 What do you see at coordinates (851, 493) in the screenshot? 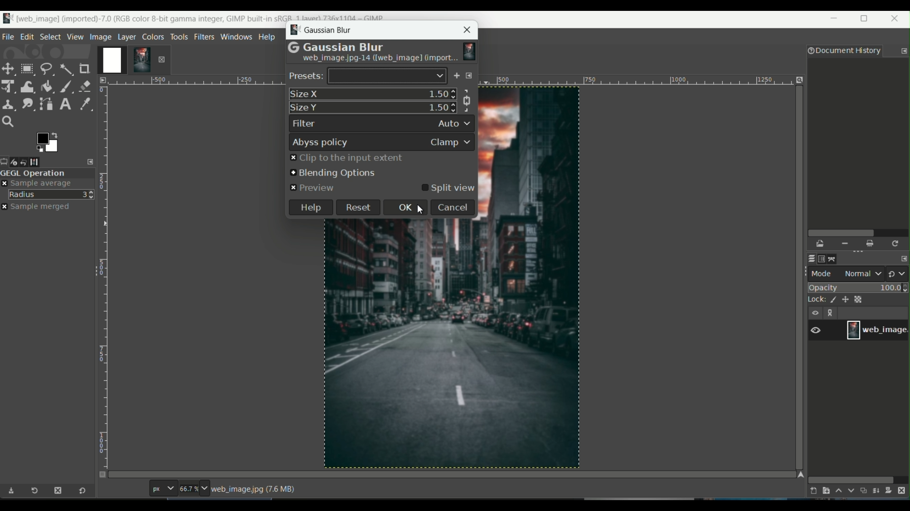
I see `lower layer` at bounding box center [851, 493].